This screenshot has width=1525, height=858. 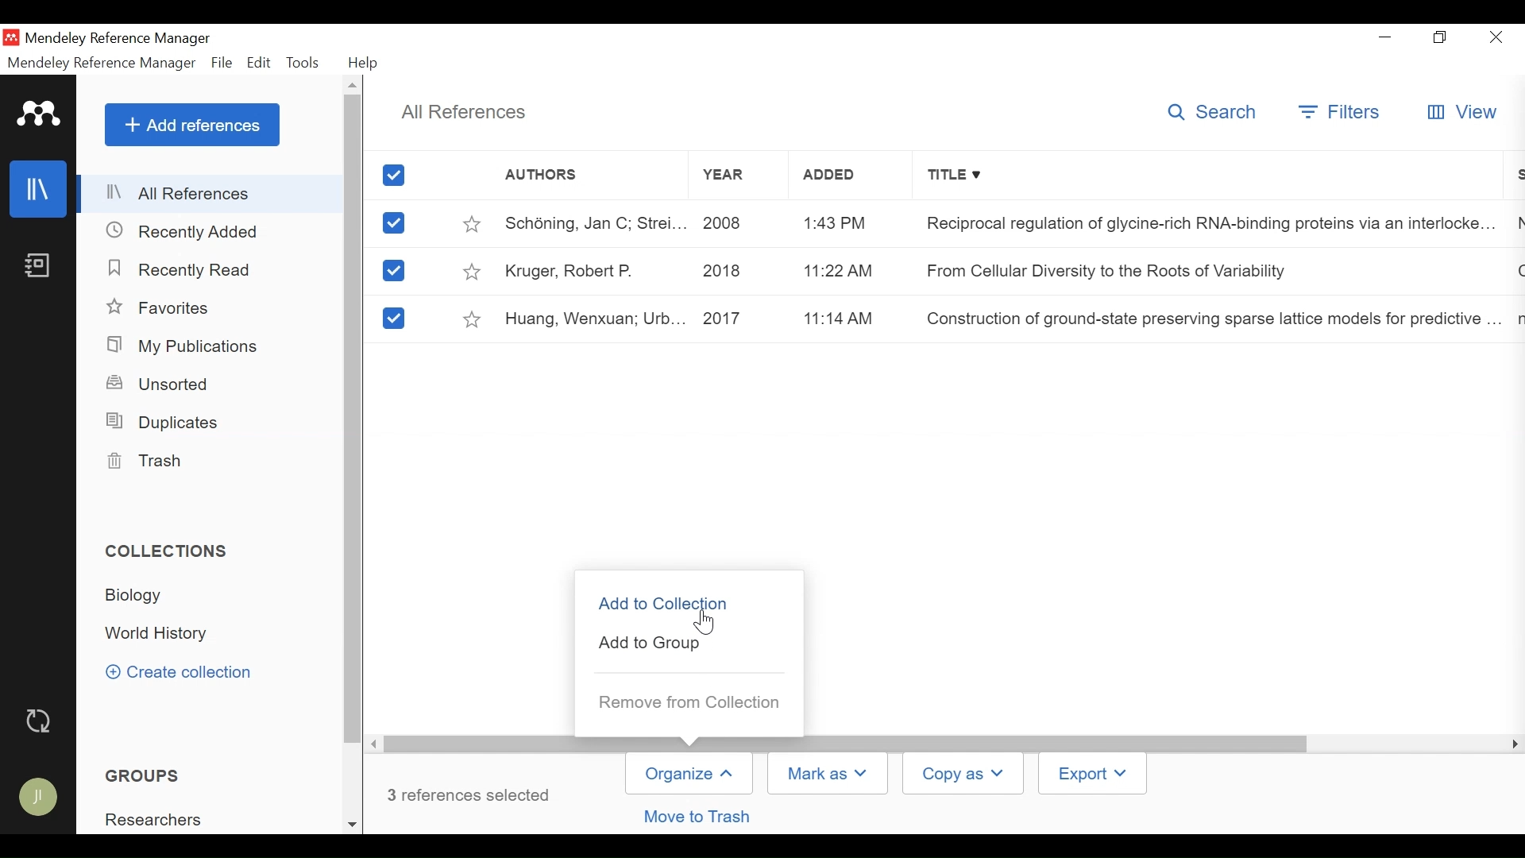 I want to click on Organize, so click(x=689, y=774).